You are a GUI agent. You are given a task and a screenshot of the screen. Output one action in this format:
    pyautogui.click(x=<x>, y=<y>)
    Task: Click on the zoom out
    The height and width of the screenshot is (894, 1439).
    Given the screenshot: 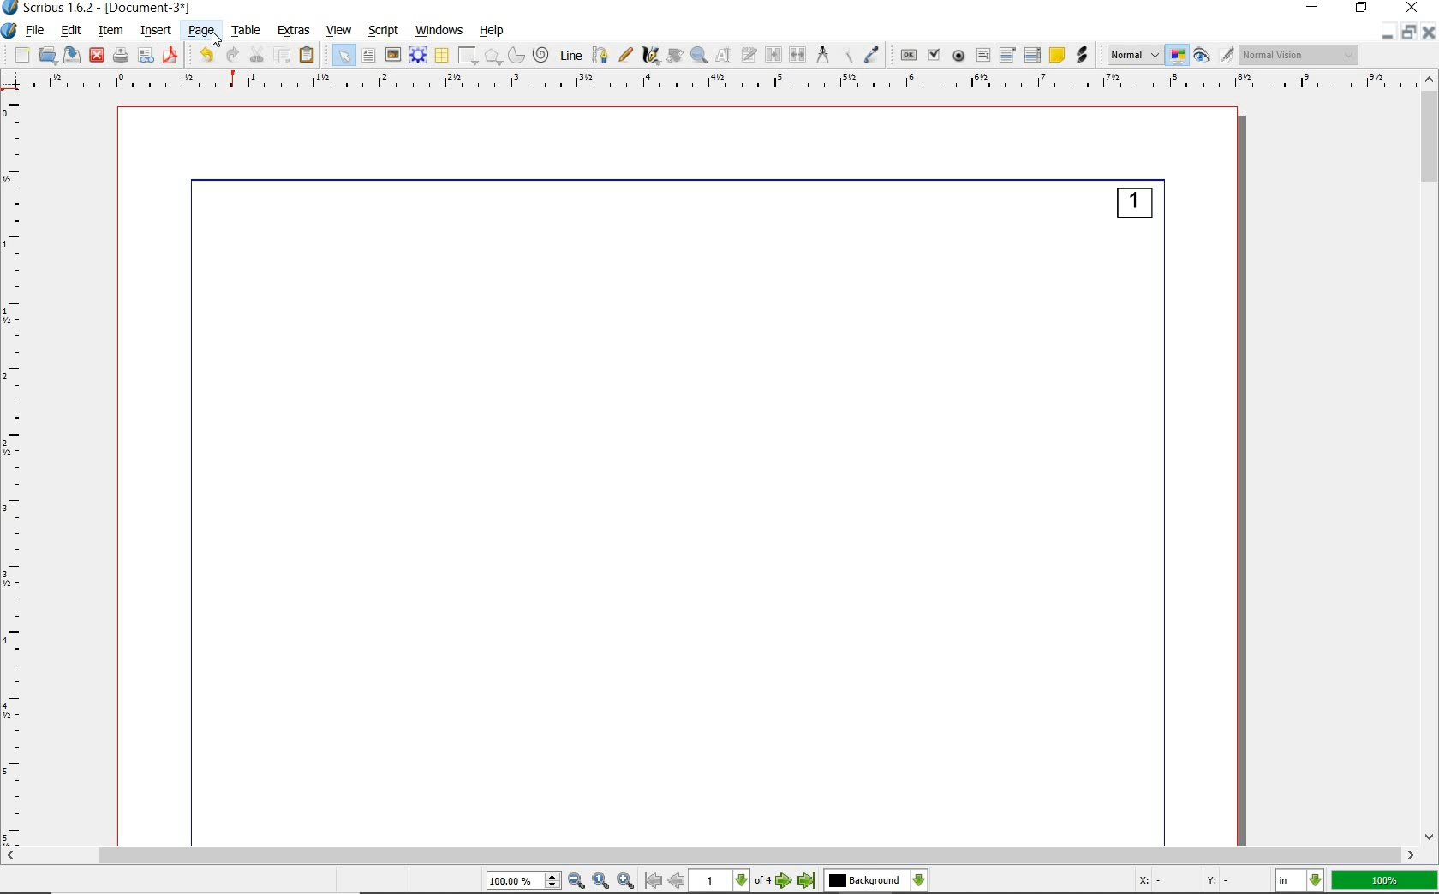 What is the action you would take?
    pyautogui.click(x=577, y=881)
    